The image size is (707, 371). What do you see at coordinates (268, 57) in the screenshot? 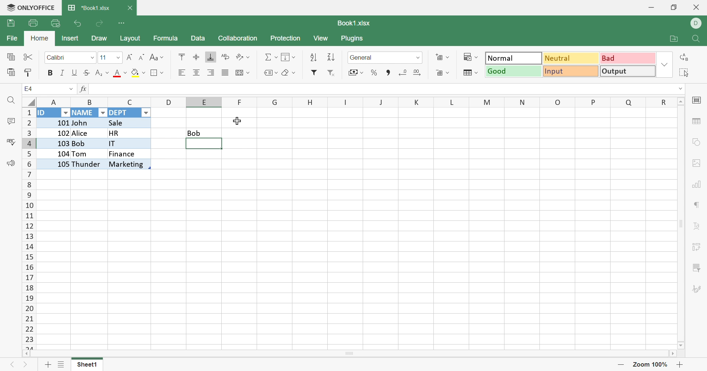
I see `Summation` at bounding box center [268, 57].